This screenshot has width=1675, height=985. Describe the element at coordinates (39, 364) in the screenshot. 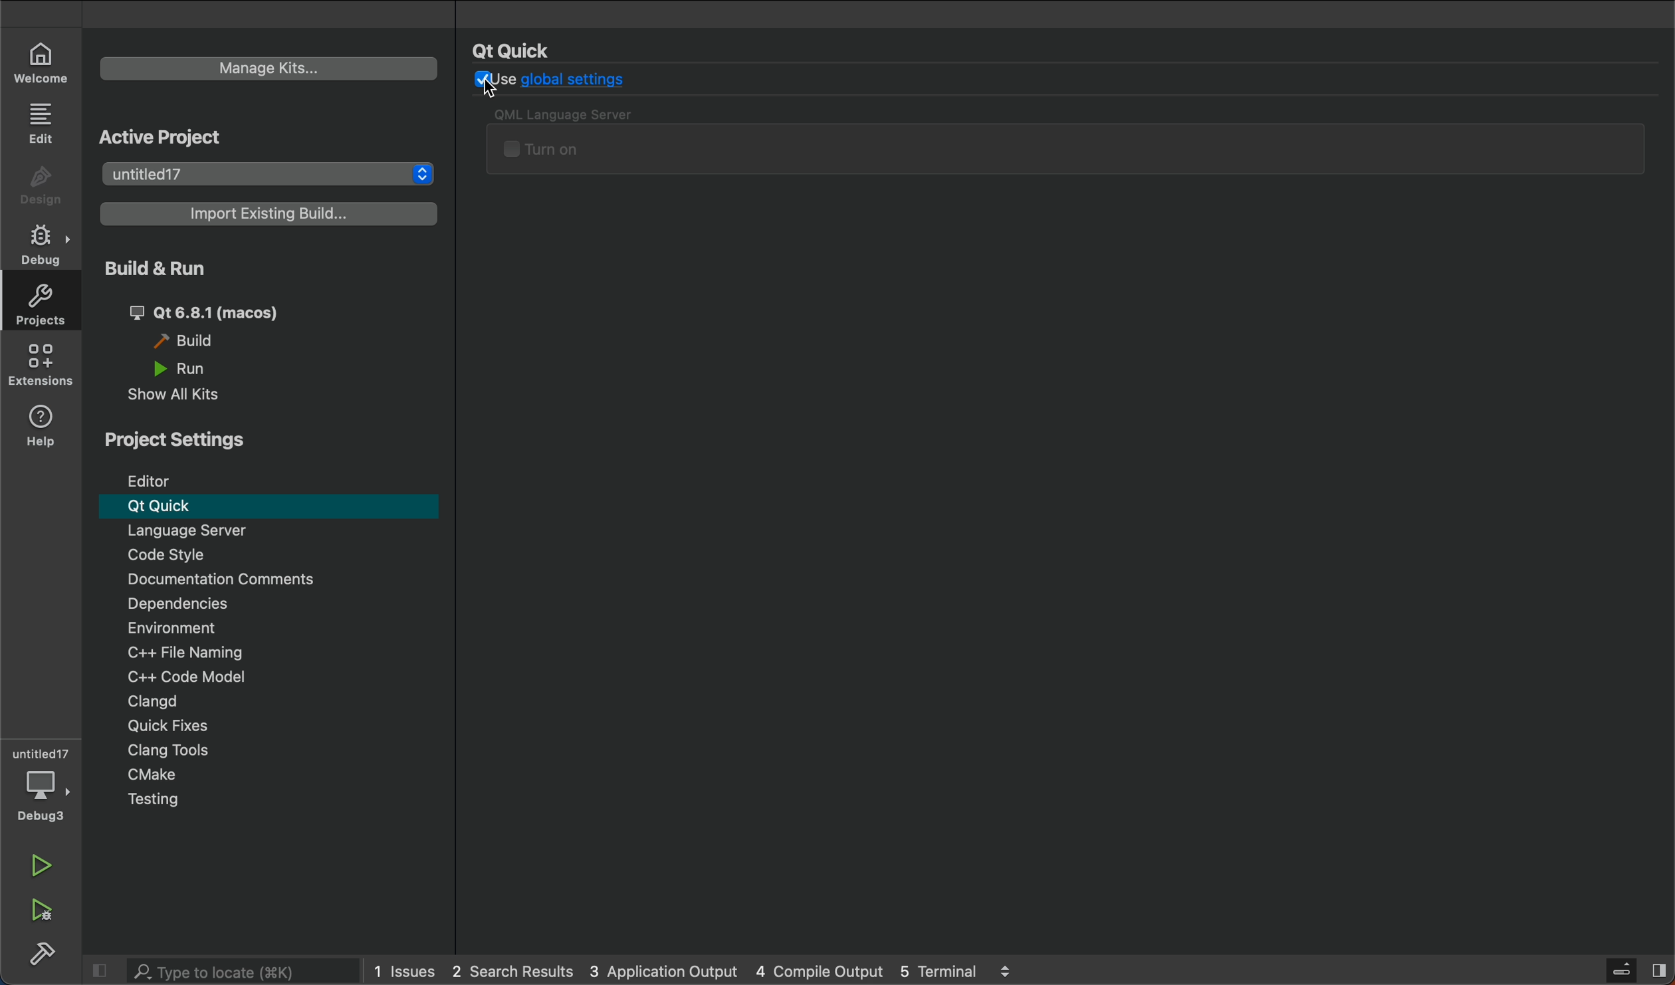

I see `Extension ` at that location.